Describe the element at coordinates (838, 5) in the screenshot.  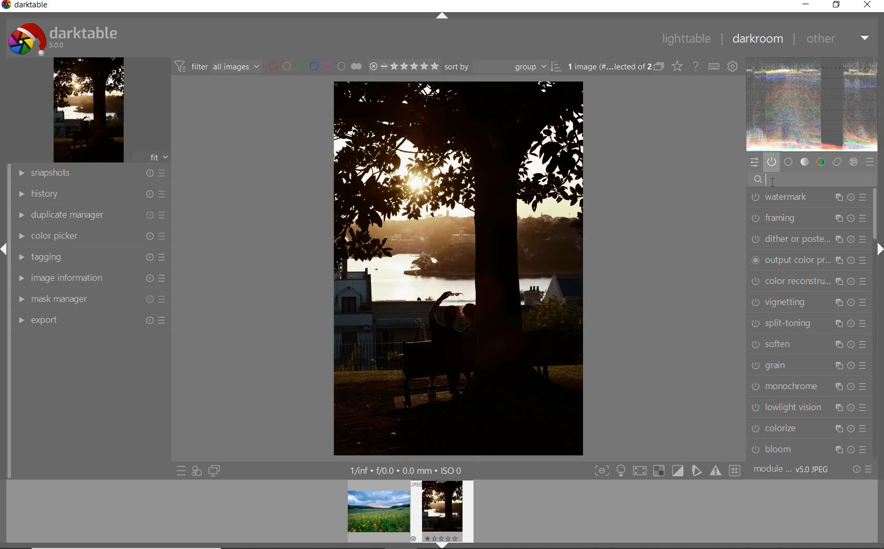
I see `restore` at that location.